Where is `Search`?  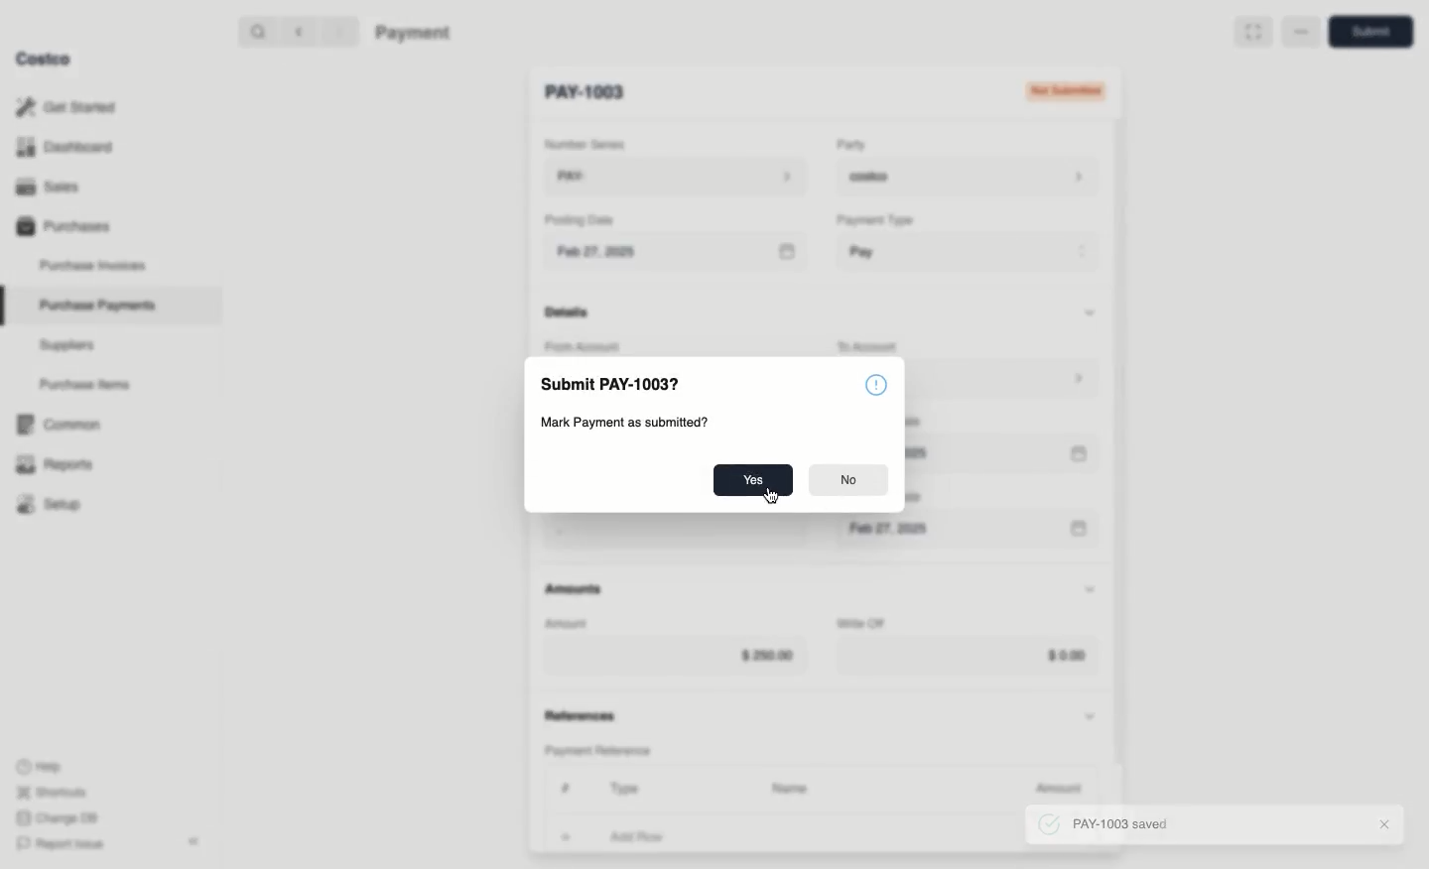 Search is located at coordinates (257, 30).